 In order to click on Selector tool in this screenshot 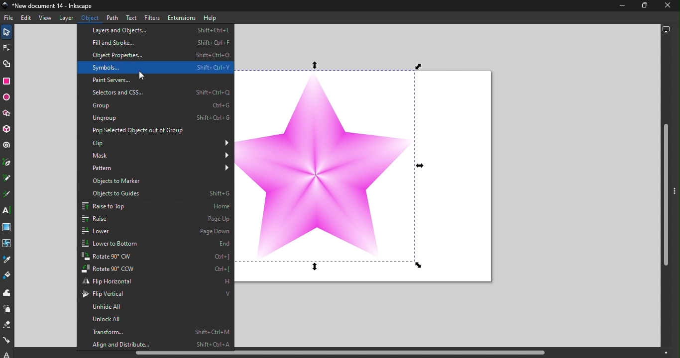, I will do `click(5, 33)`.